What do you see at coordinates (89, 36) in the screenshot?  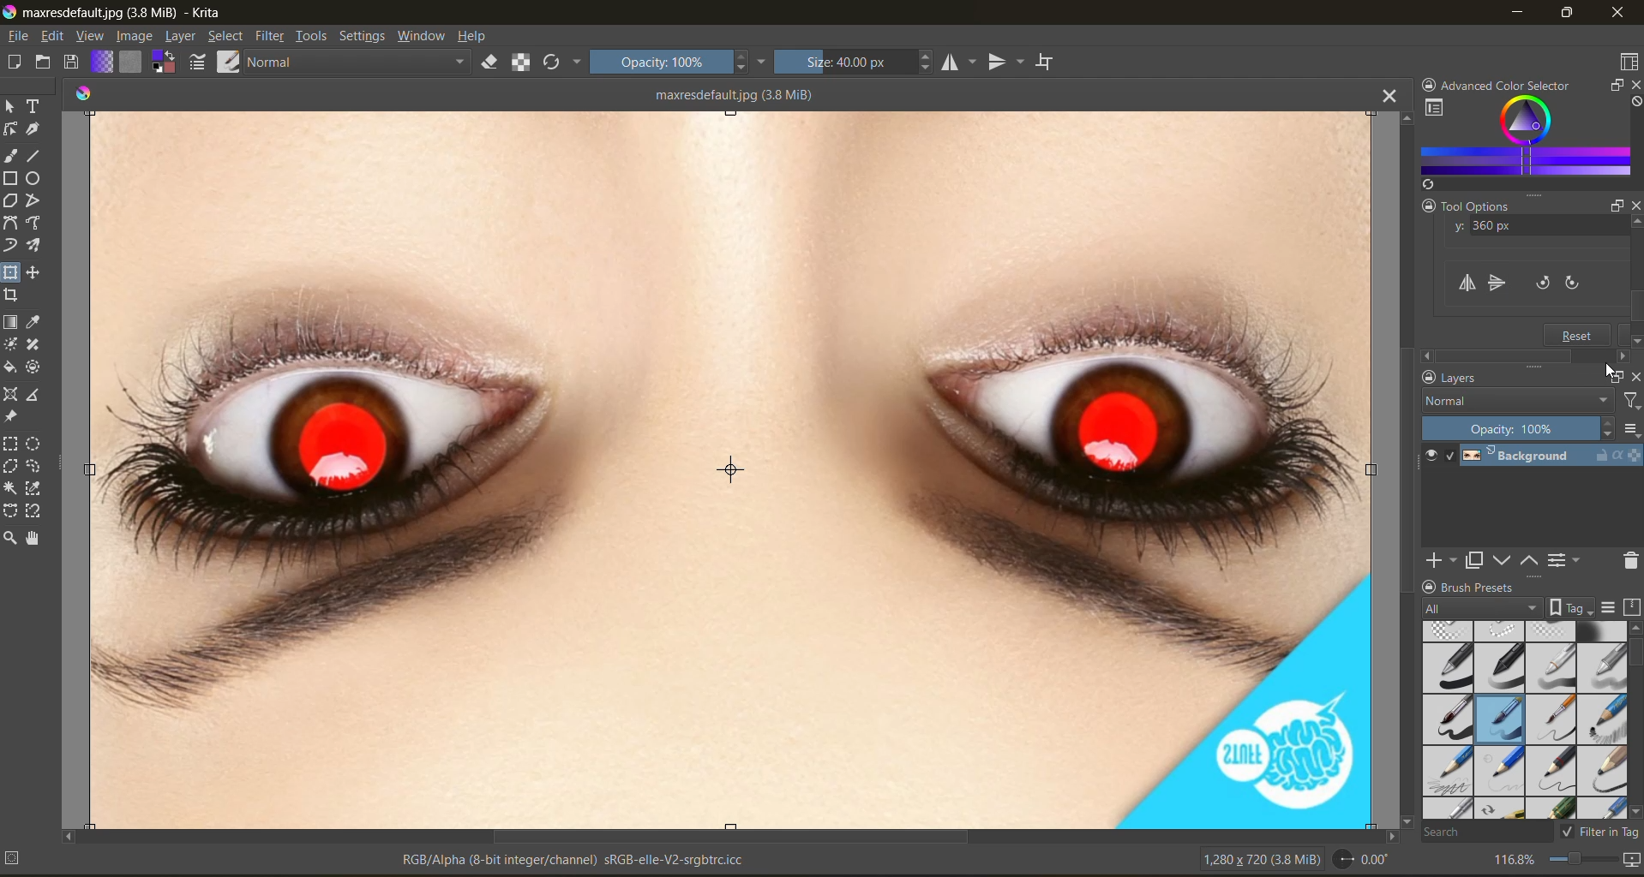 I see `view` at bounding box center [89, 36].